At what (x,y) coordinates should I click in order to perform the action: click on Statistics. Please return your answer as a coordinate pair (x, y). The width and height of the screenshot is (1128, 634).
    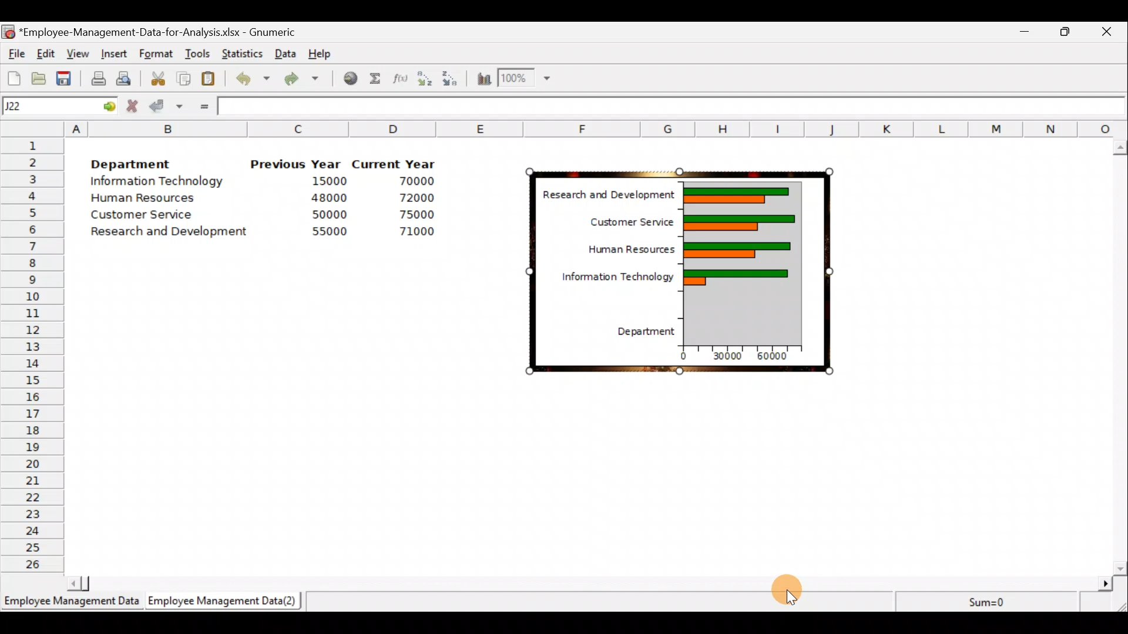
    Looking at the image, I should click on (243, 50).